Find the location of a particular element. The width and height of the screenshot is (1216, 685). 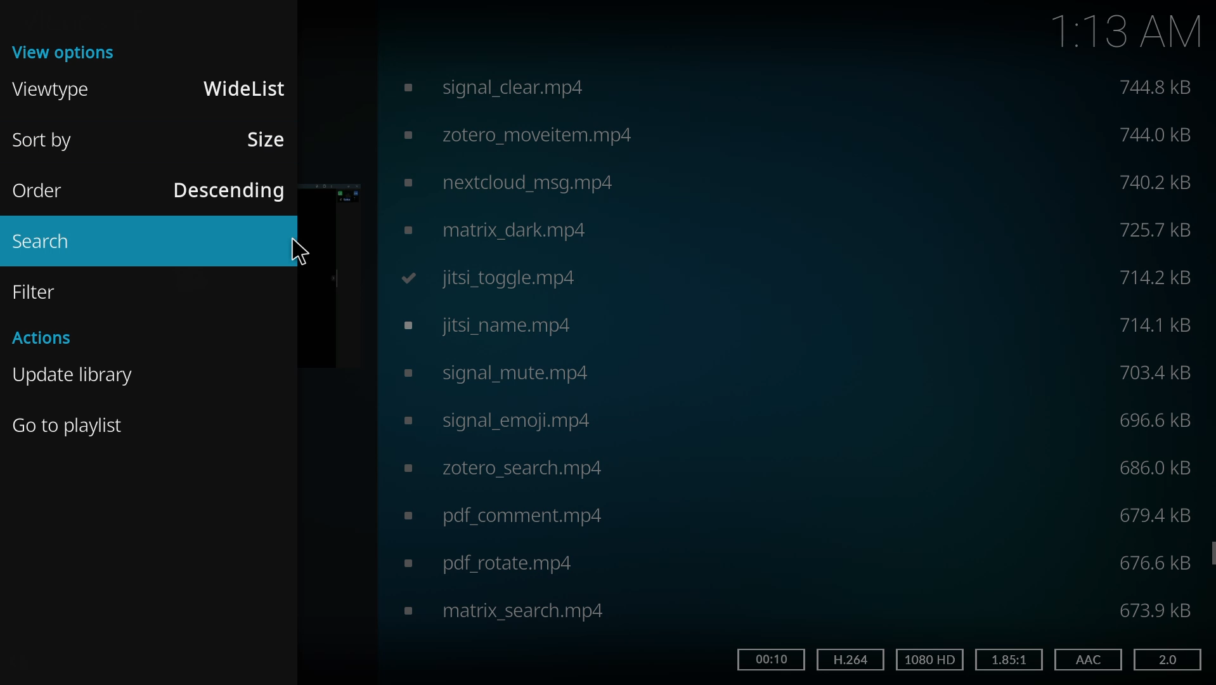

video is located at coordinates (496, 278).